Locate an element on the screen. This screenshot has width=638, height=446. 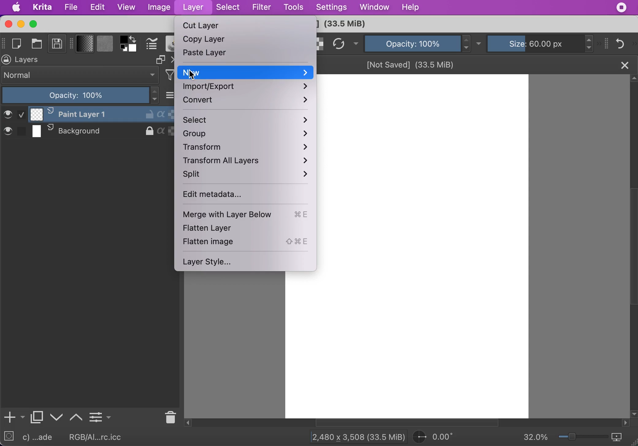
undo last action is located at coordinates (621, 43).